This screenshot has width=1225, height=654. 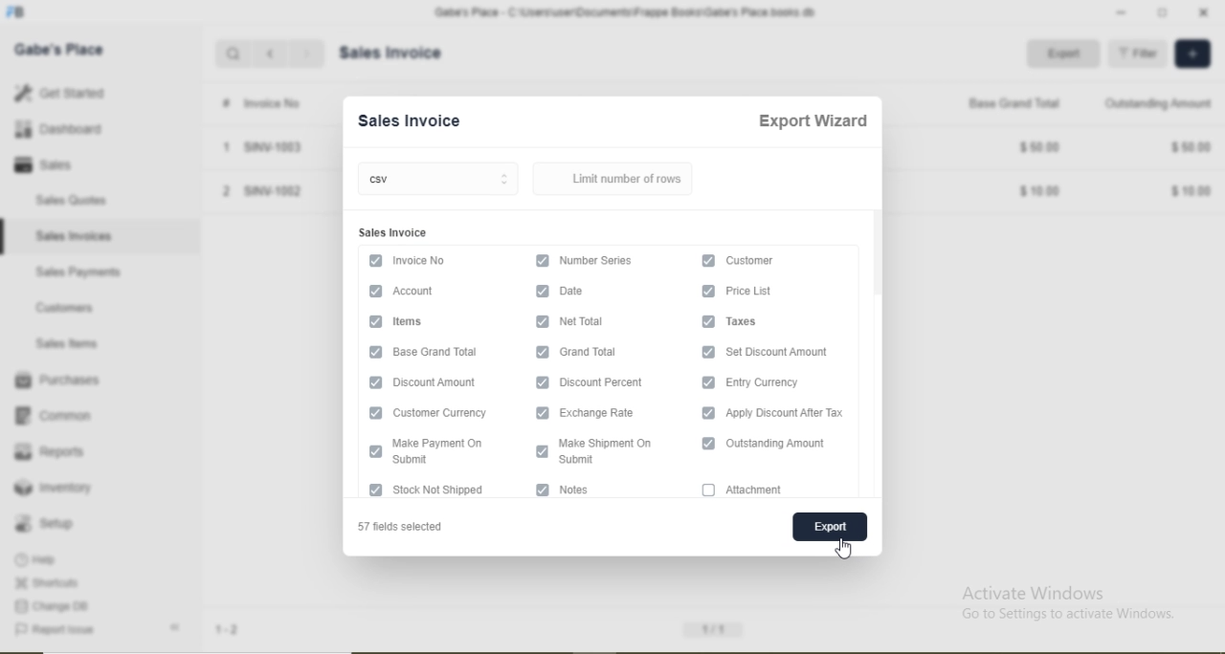 I want to click on Base Grand Total, so click(x=443, y=354).